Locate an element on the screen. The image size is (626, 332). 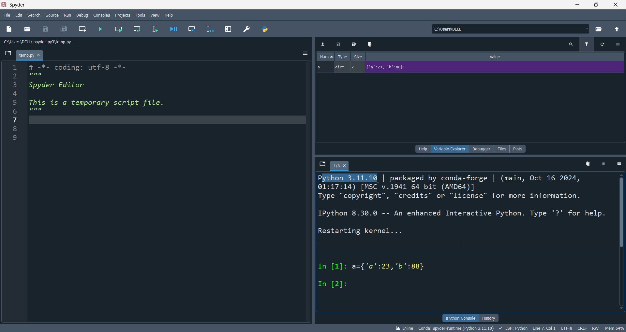
preferences is located at coordinates (247, 30).